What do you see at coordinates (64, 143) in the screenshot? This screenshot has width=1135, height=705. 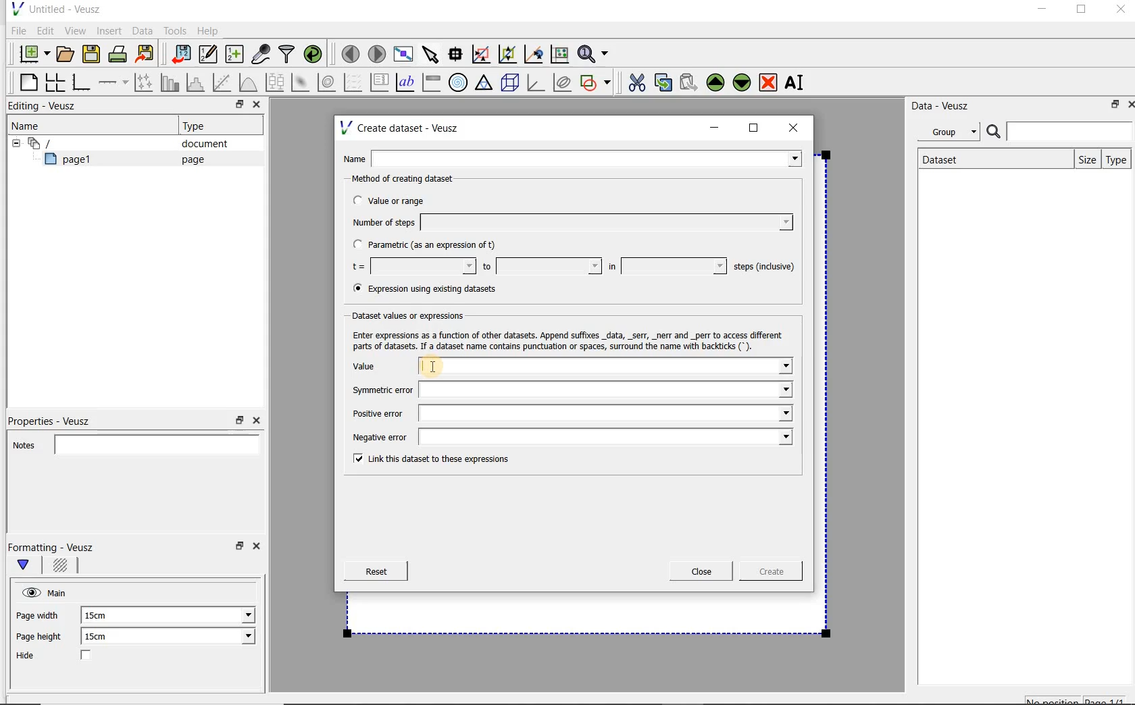 I see `Document widget` at bounding box center [64, 143].